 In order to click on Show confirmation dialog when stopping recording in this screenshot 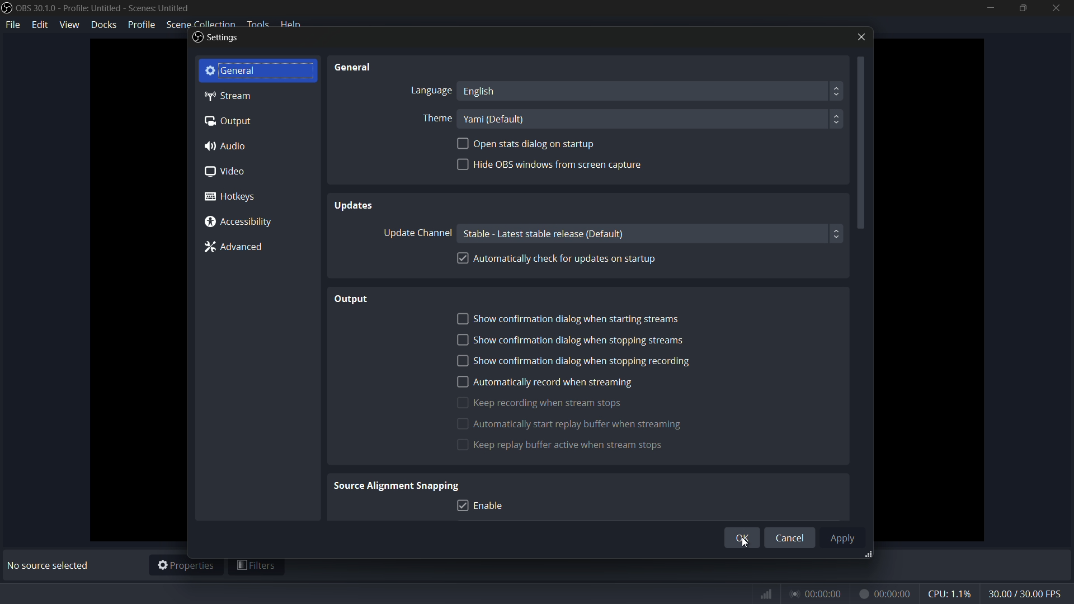, I will do `click(573, 360)`.